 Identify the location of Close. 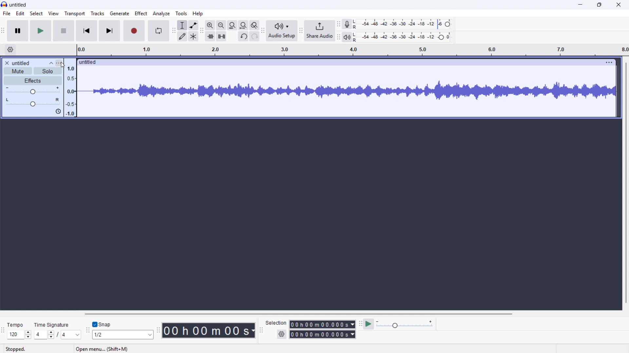
(619, 5).